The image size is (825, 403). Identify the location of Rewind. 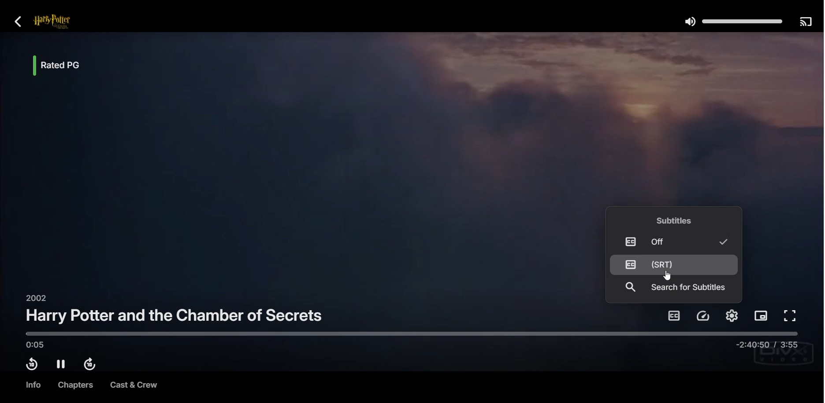
(31, 364).